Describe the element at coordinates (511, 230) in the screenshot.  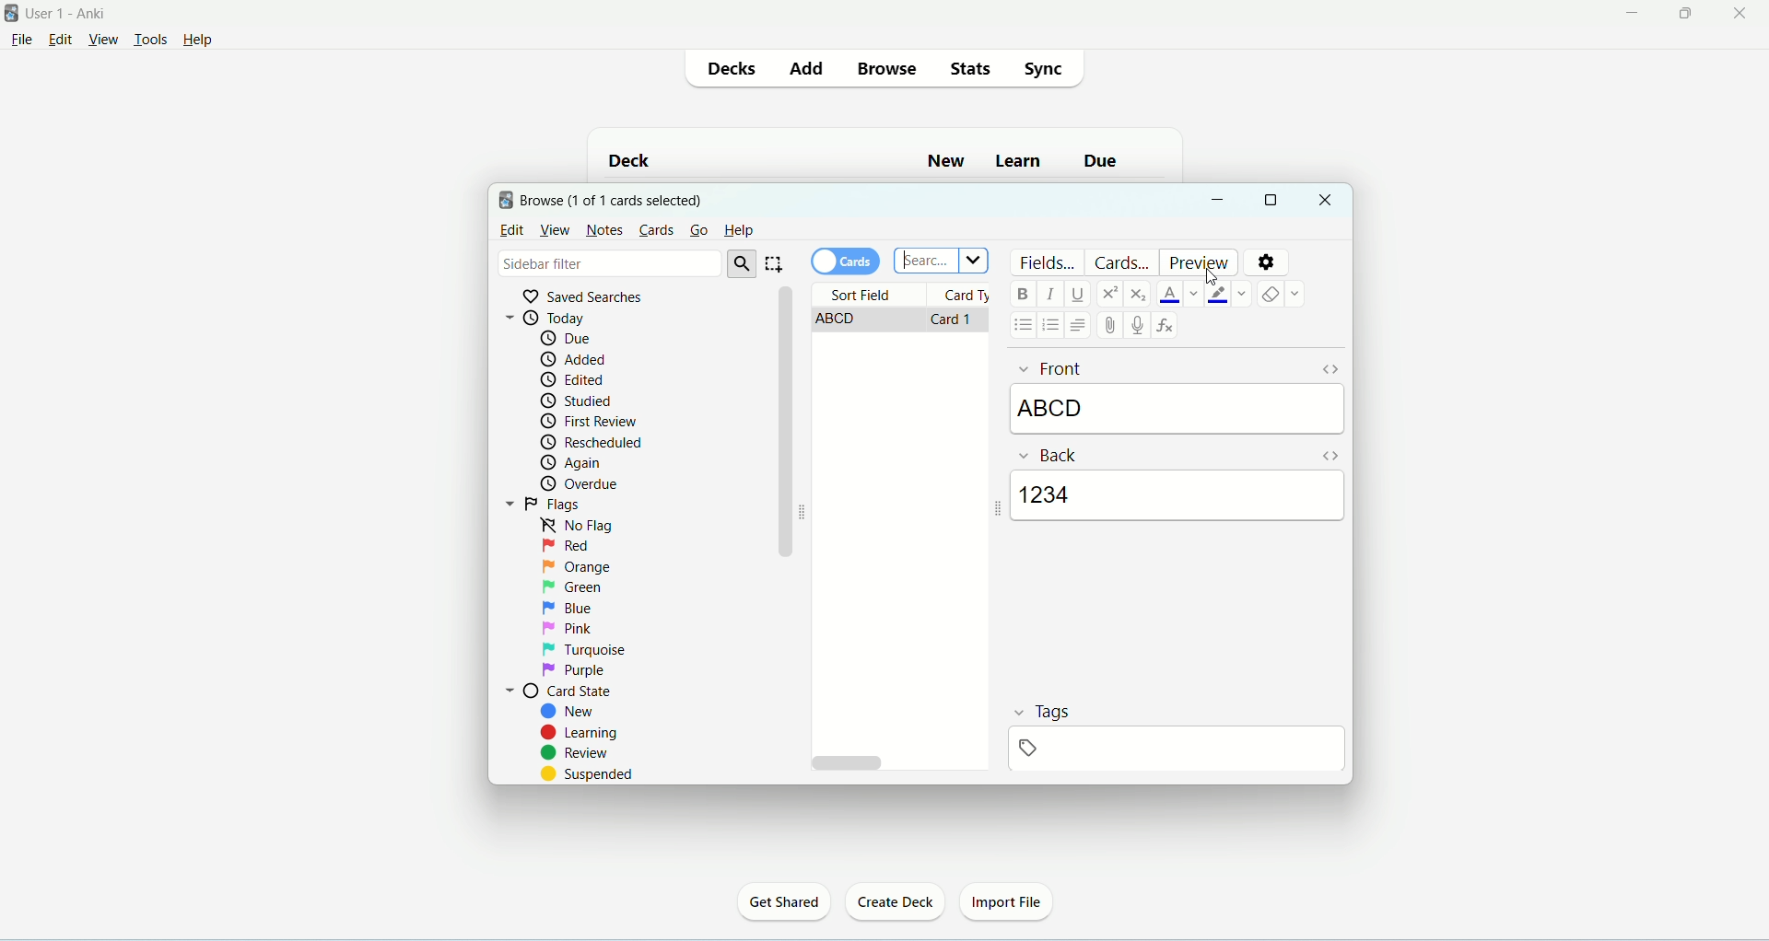
I see `edit` at that location.